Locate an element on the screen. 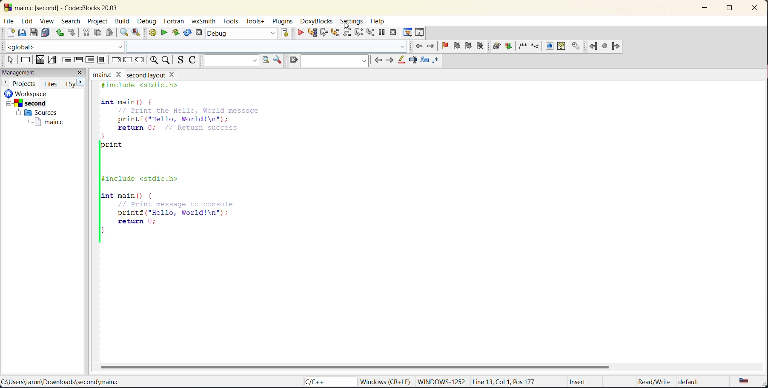 The image size is (768, 388). minimize is located at coordinates (705, 9).